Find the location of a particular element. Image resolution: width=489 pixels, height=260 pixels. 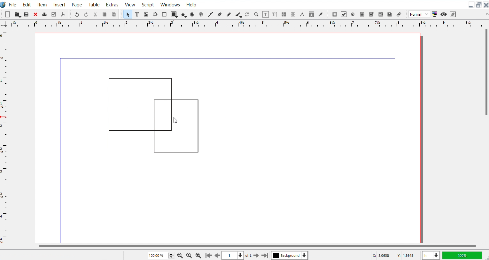

Preflight verifier is located at coordinates (54, 14).